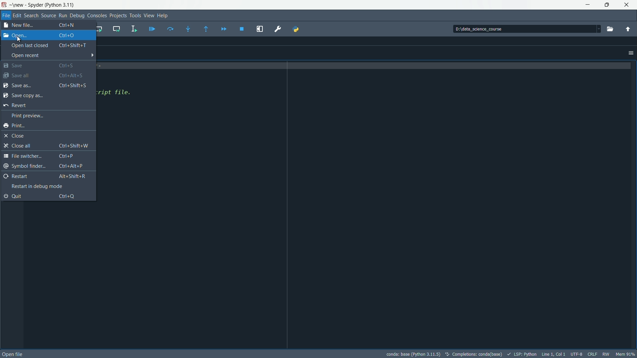 Image resolution: width=637 pixels, height=358 pixels. I want to click on execute until method or funtion return, so click(206, 29).